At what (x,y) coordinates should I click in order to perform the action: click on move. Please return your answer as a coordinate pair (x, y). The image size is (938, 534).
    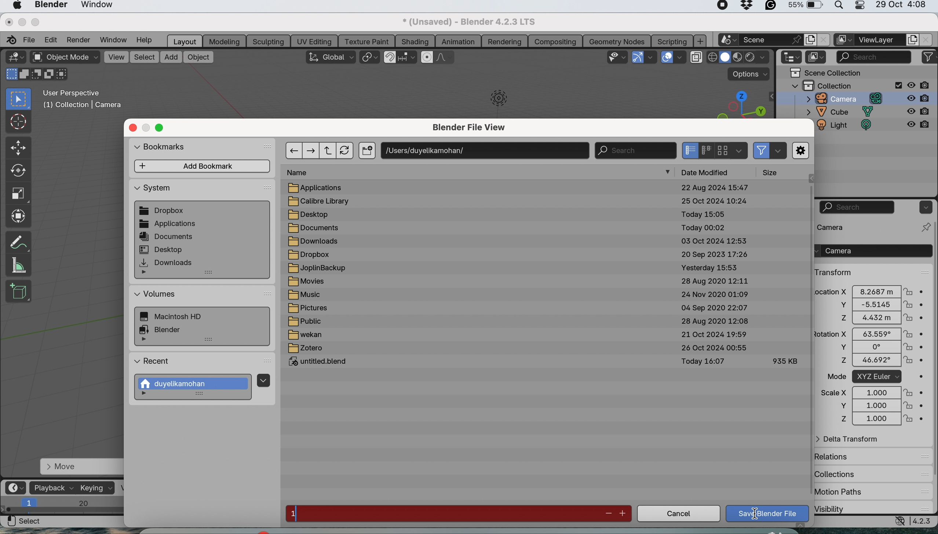
    Looking at the image, I should click on (80, 467).